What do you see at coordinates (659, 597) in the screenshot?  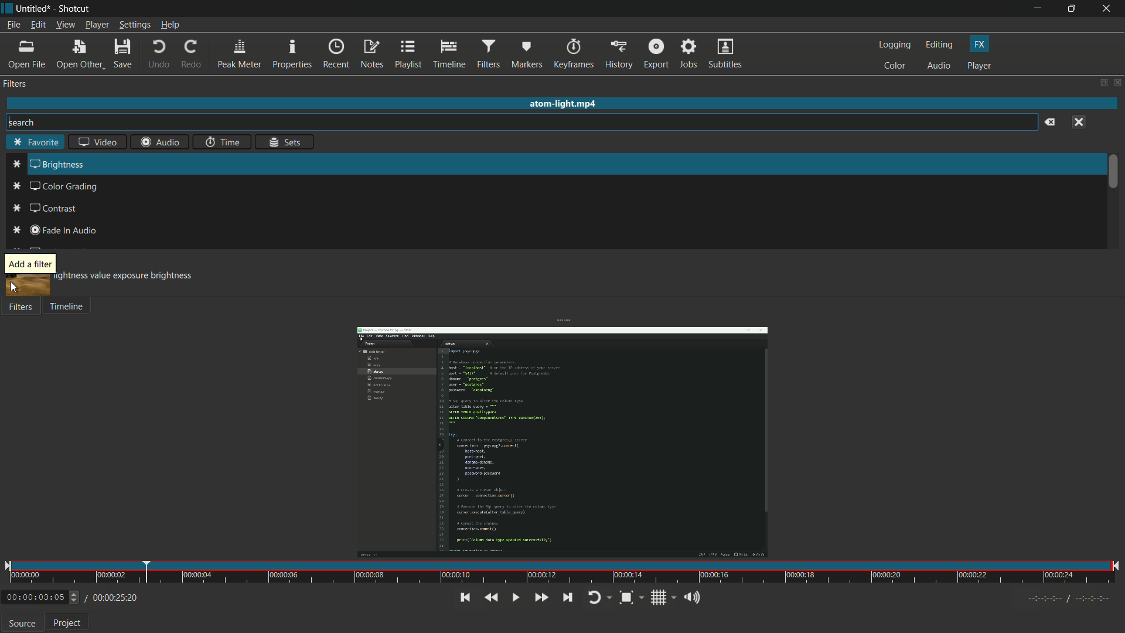 I see `toggle grid` at bounding box center [659, 597].